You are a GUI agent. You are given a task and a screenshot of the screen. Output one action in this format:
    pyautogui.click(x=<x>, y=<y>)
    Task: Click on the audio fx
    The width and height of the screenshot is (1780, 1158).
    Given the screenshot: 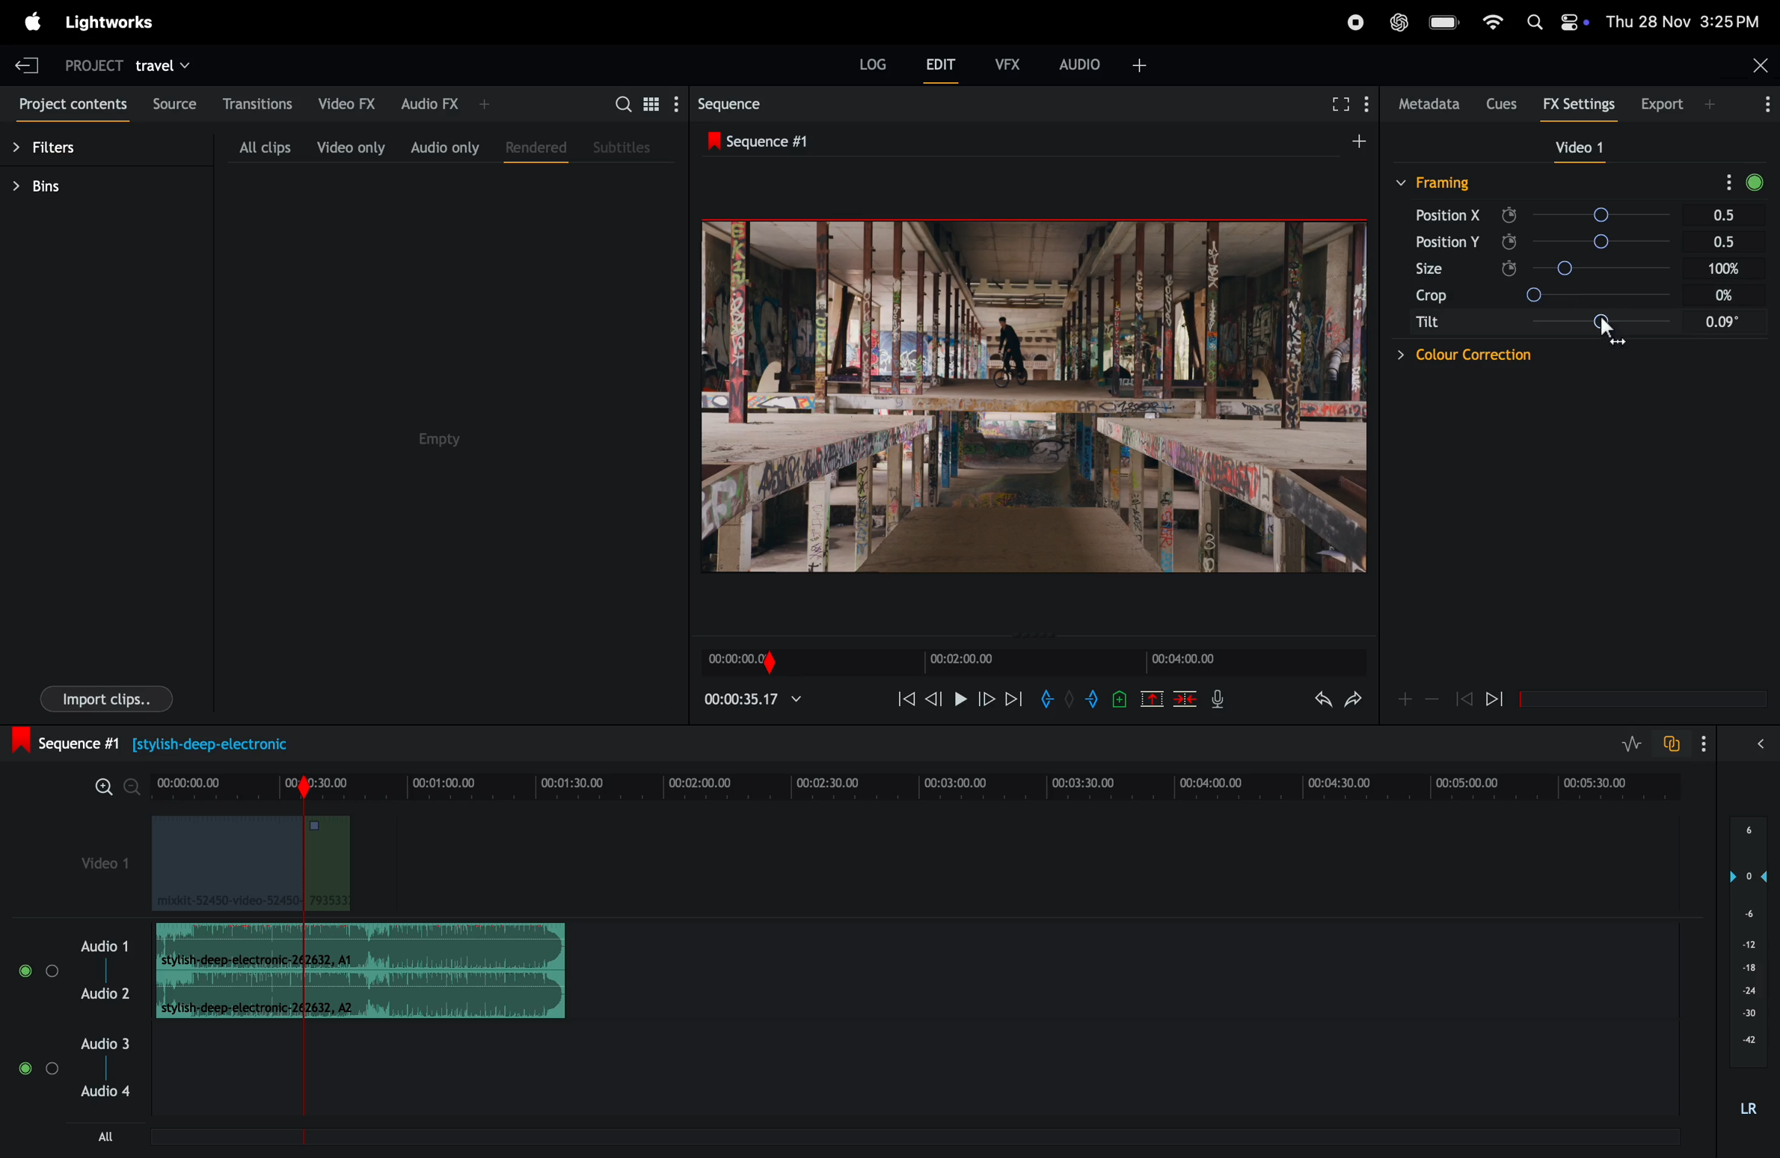 What is the action you would take?
    pyautogui.click(x=447, y=103)
    